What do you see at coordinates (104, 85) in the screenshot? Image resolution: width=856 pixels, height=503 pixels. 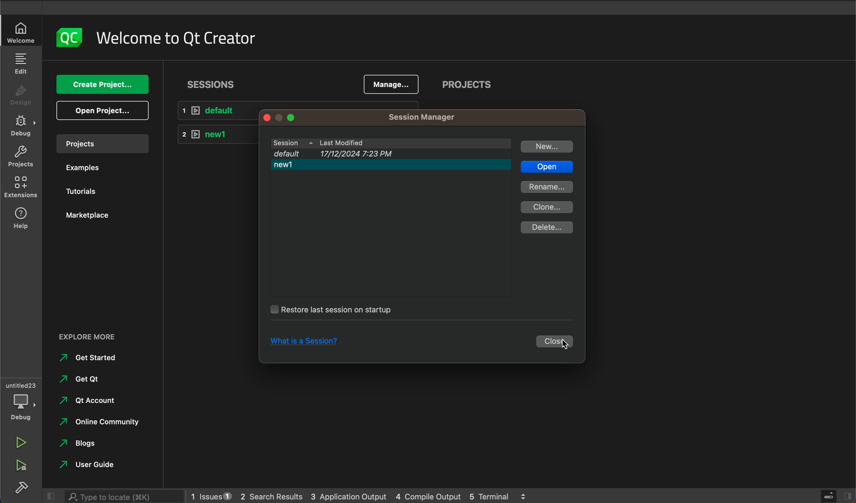 I see `create project` at bounding box center [104, 85].